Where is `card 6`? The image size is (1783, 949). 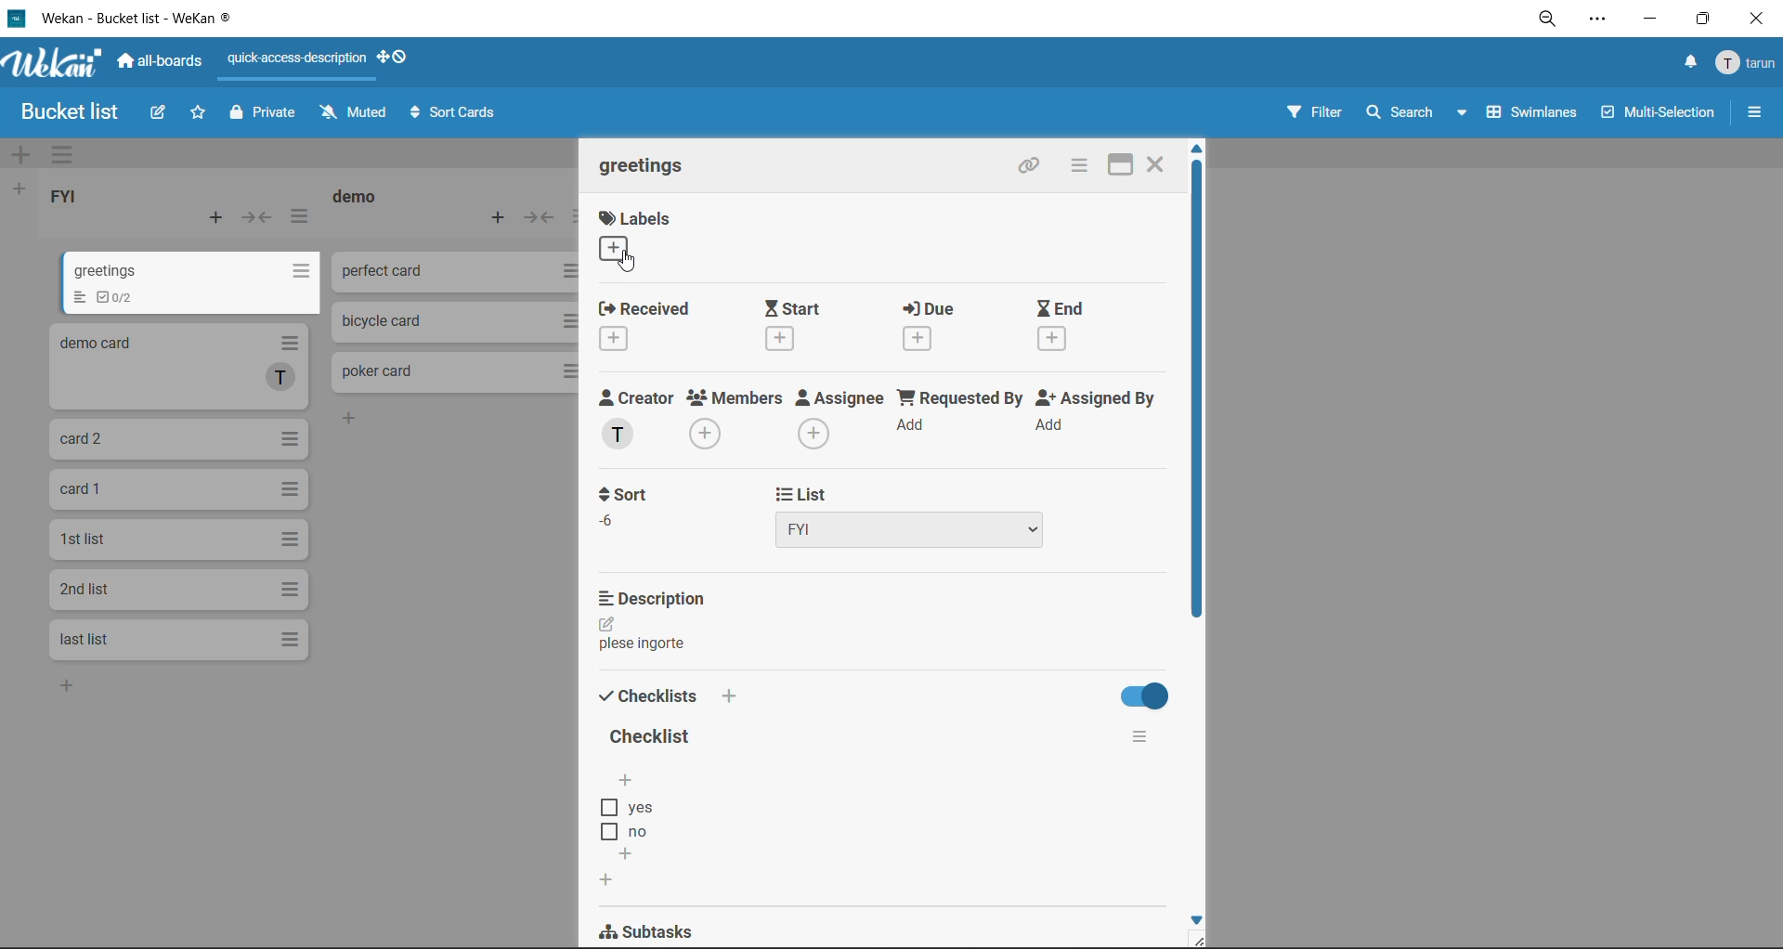 card 6 is located at coordinates (176, 589).